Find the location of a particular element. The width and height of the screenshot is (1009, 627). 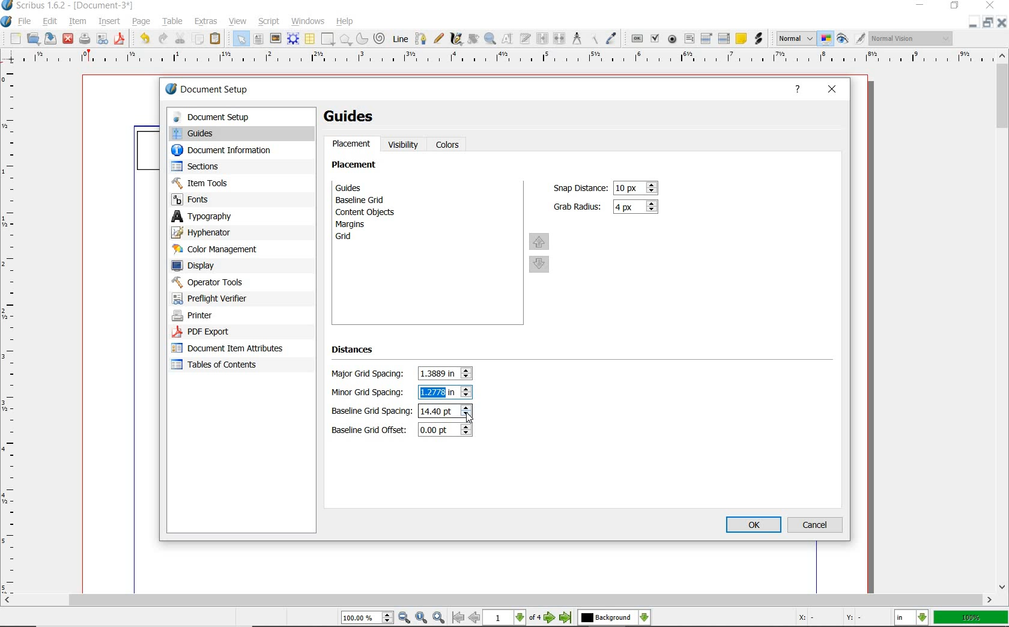

visual appearance of the display is located at coordinates (912, 39).